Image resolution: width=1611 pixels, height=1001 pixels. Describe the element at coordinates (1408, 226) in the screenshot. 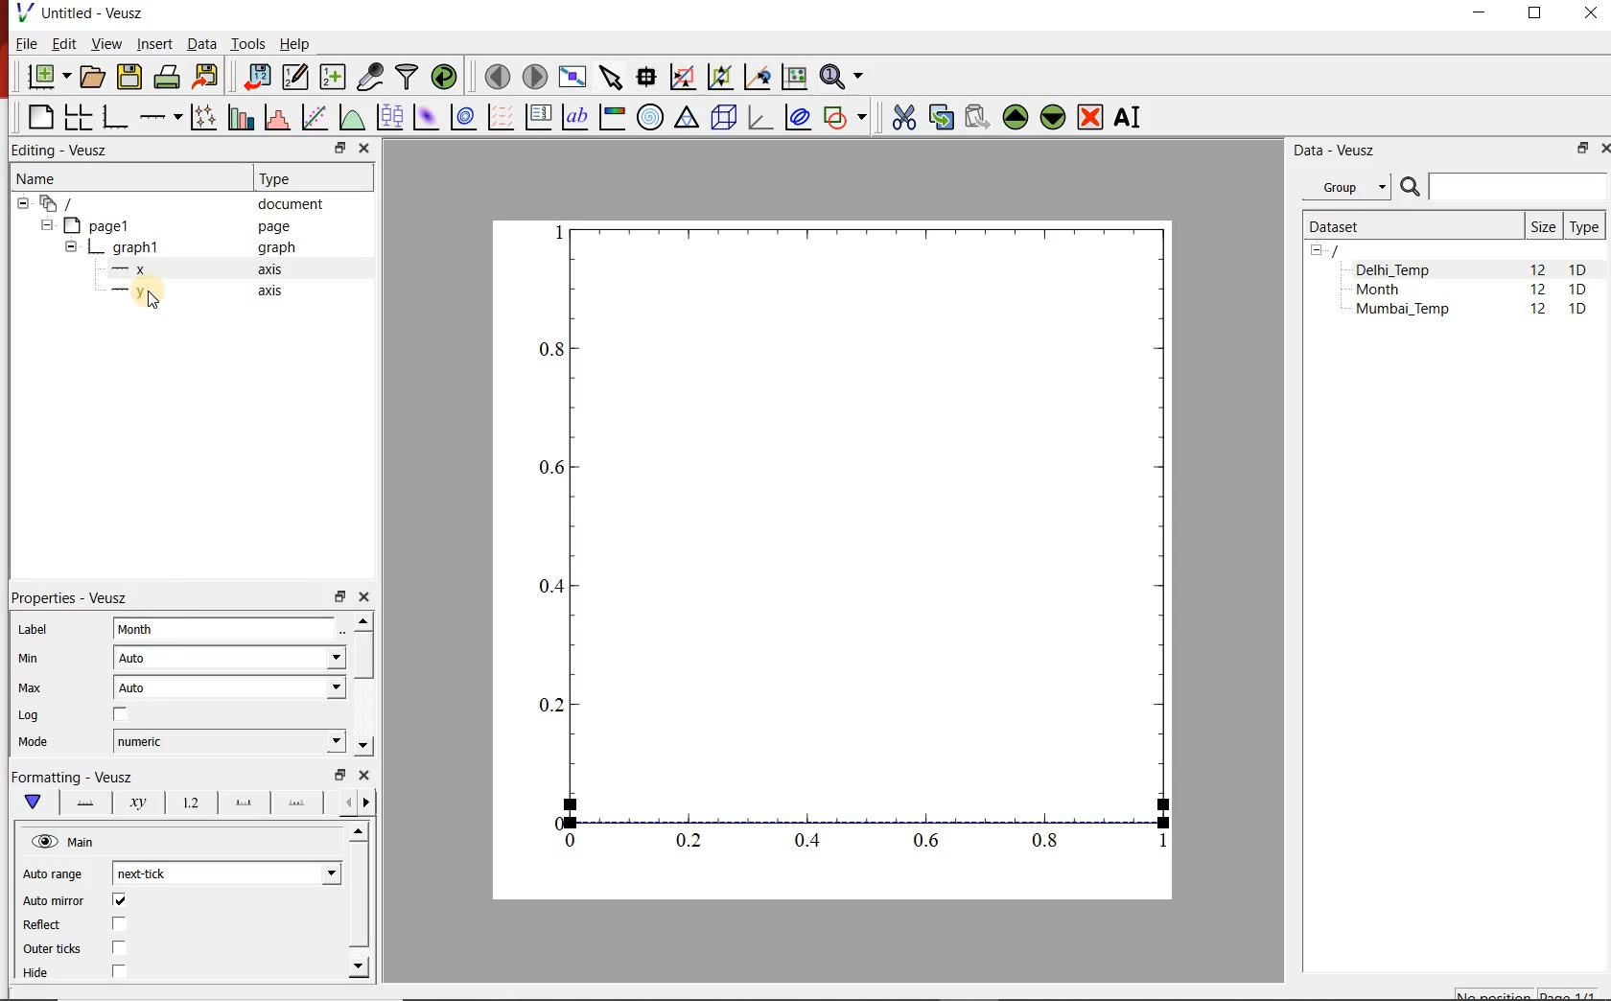

I see `Dataset` at that location.